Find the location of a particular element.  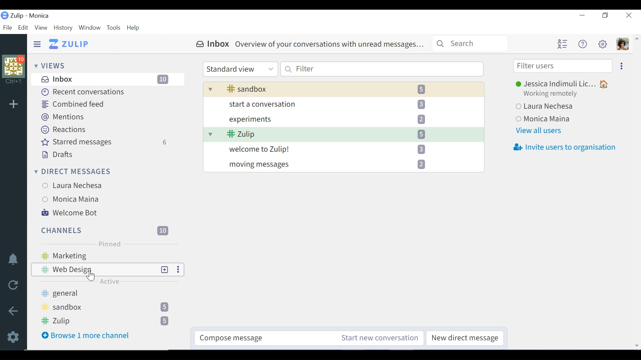

add New Topic is located at coordinates (165, 269).